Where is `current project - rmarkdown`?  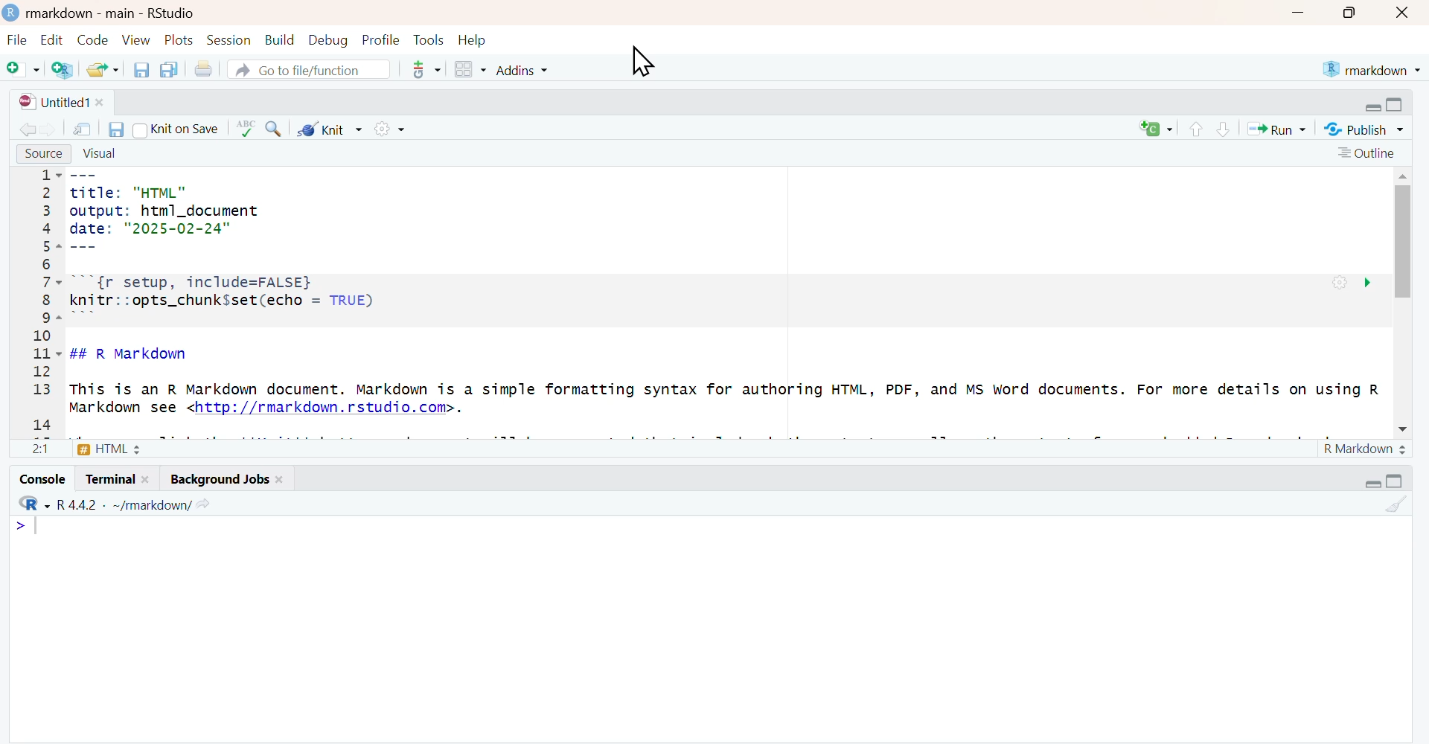 current project - rmarkdown is located at coordinates (1371, 69).